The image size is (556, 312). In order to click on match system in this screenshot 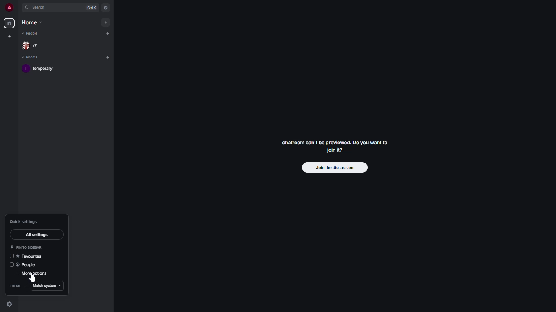, I will do `click(48, 286)`.